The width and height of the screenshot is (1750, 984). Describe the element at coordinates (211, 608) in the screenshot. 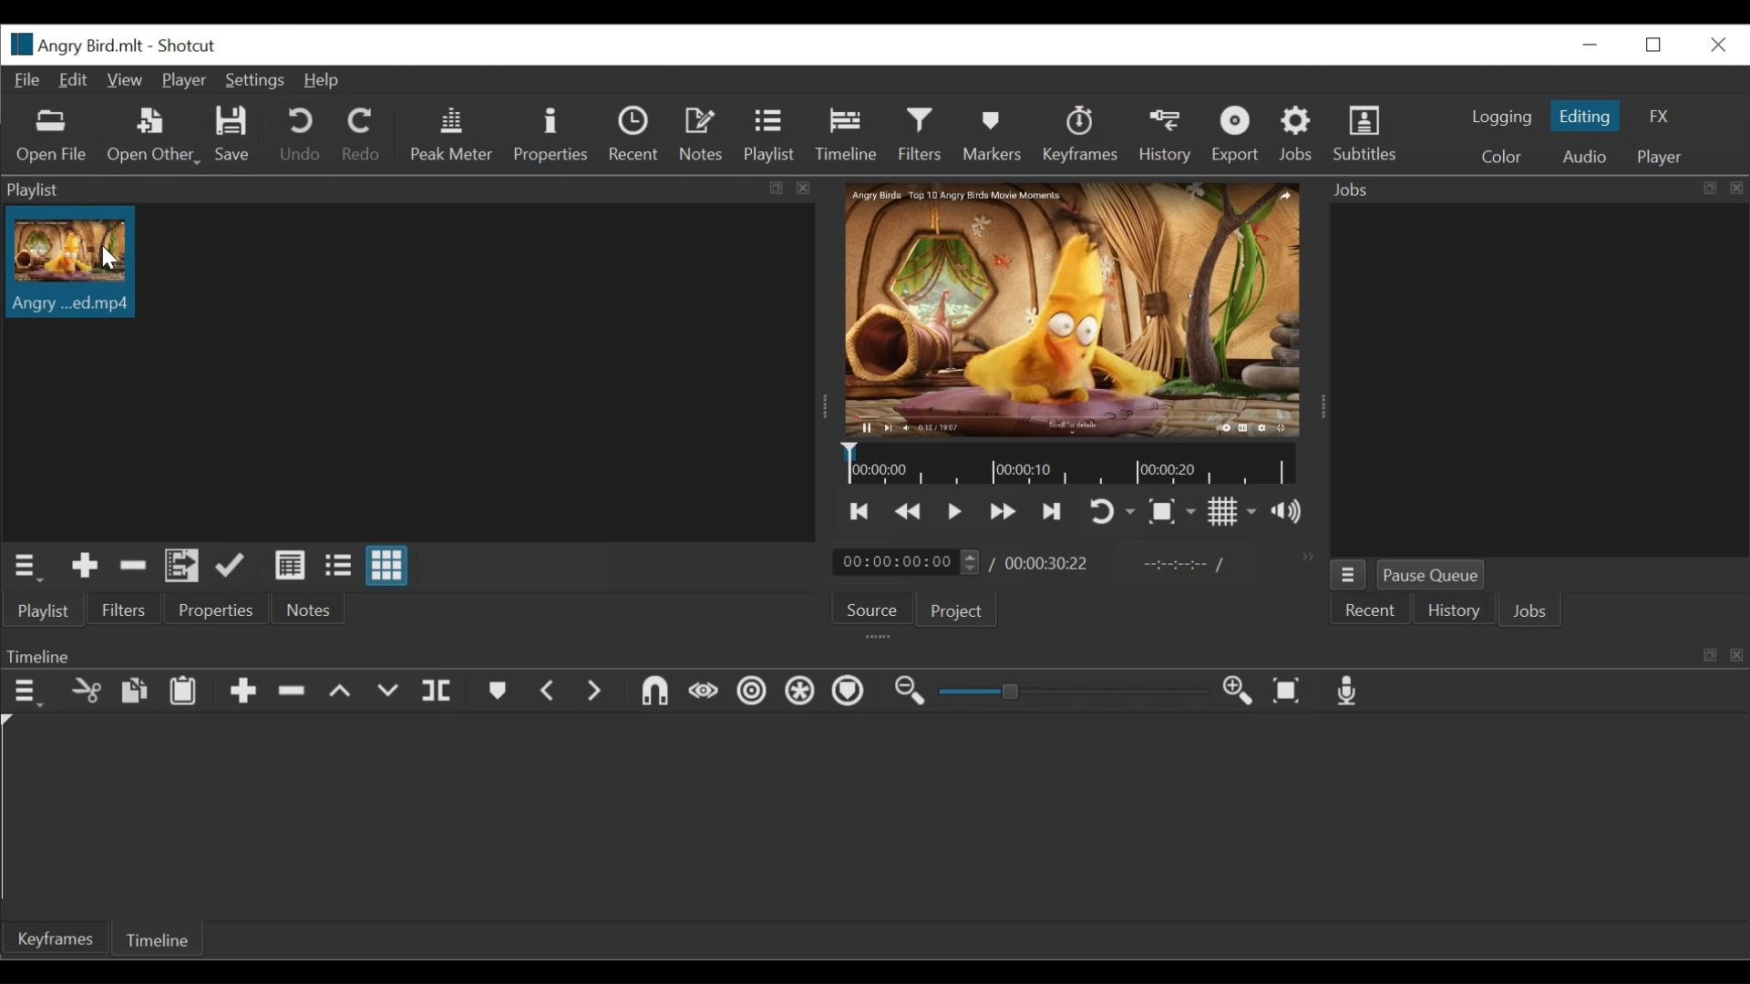

I see `Properties` at that location.